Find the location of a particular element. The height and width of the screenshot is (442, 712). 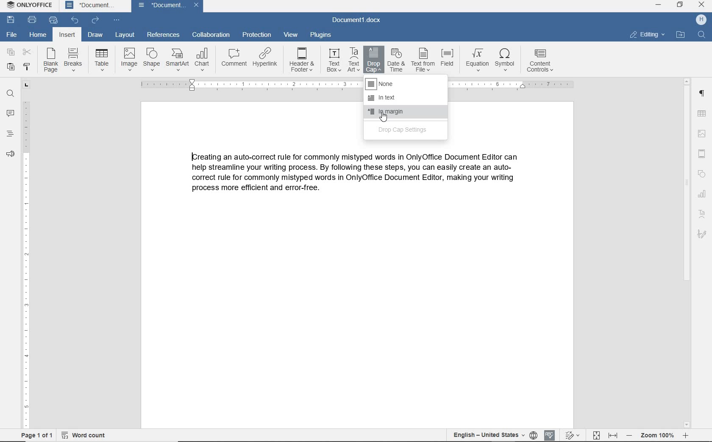

home is located at coordinates (39, 34).